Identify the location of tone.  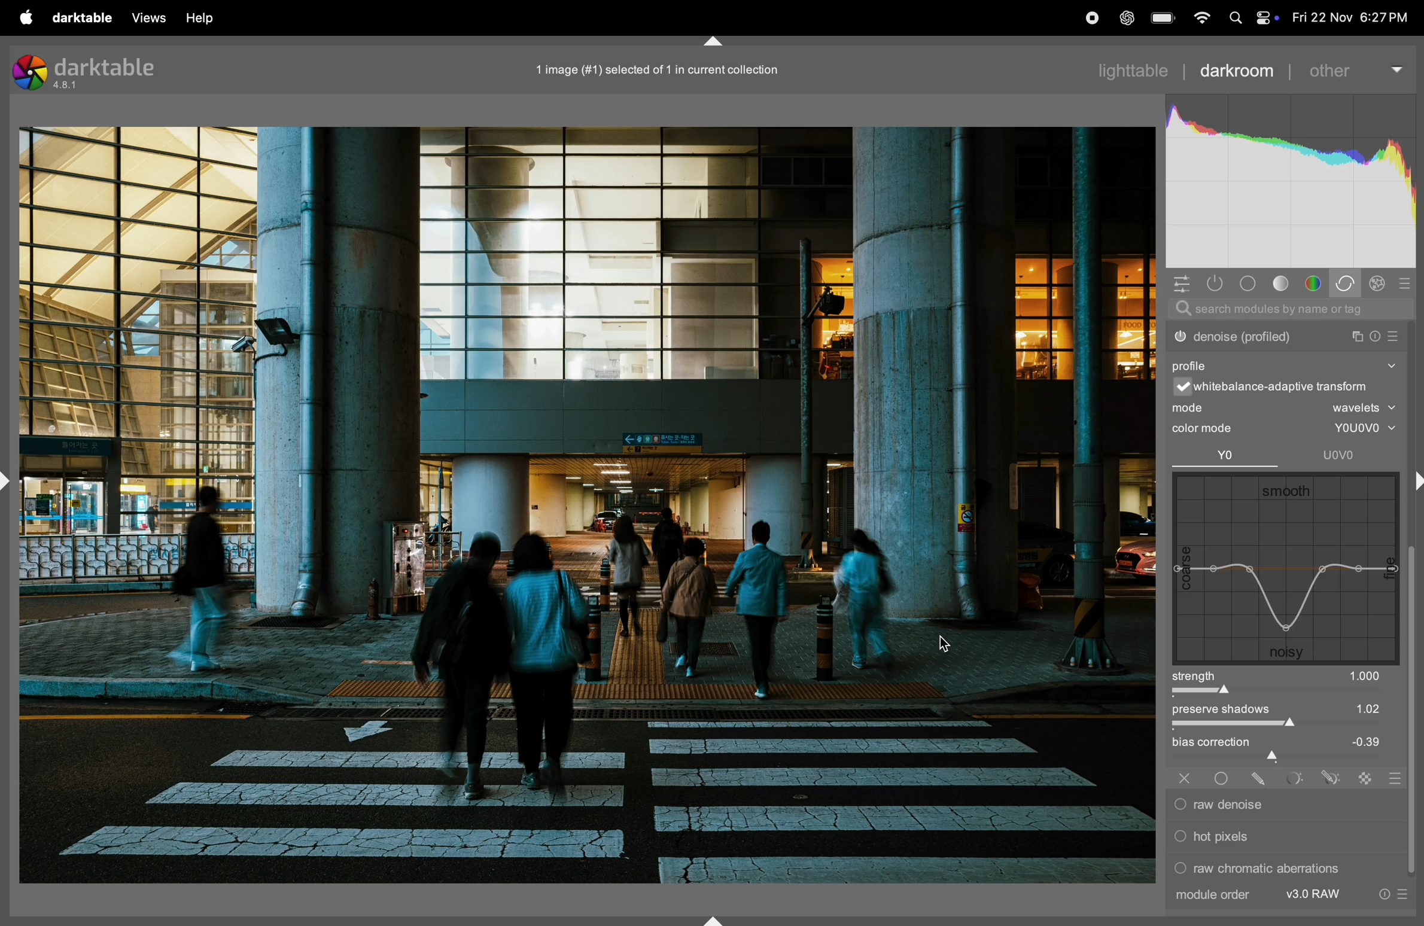
(1283, 284).